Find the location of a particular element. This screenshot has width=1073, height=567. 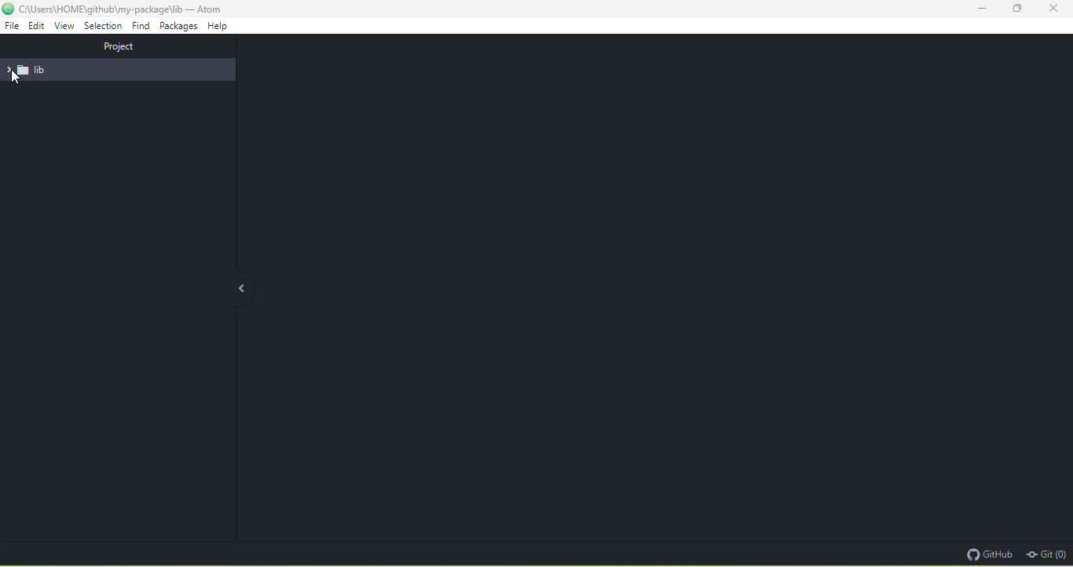

lib is located at coordinates (126, 71).